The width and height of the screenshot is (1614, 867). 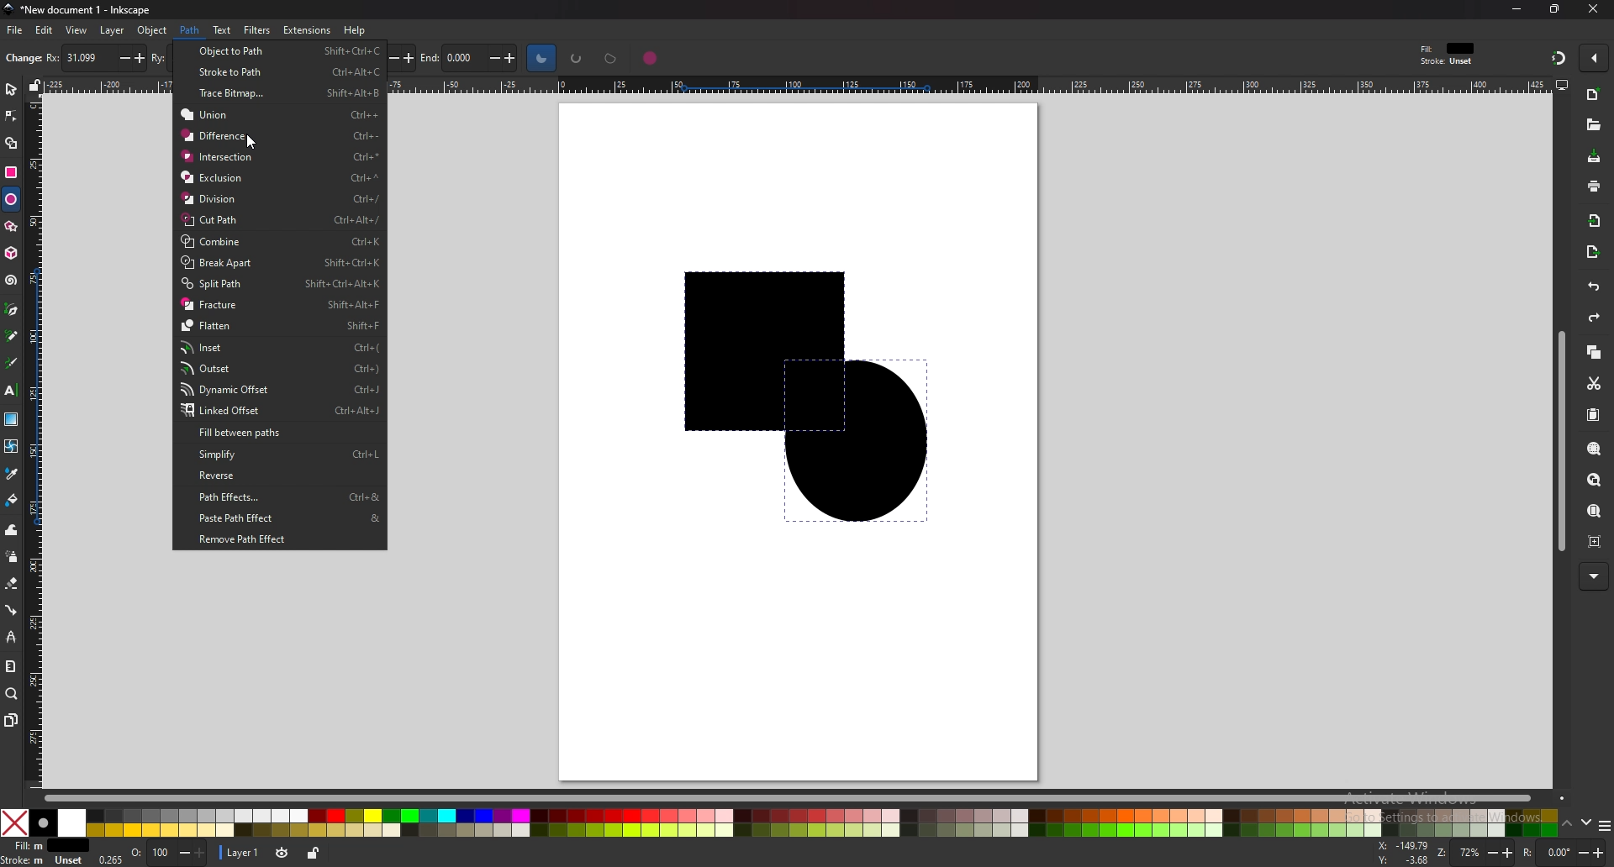 I want to click on pages, so click(x=10, y=720).